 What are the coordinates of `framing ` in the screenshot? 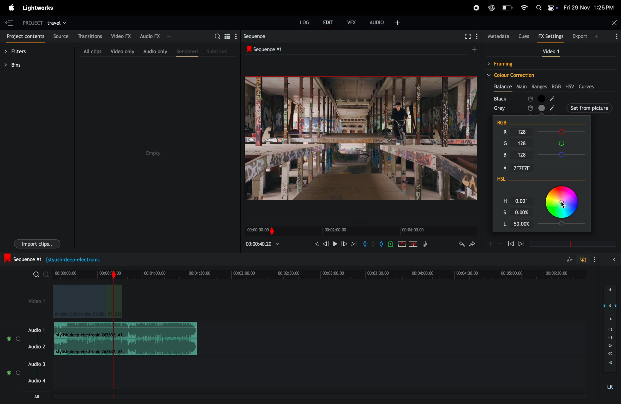 It's located at (526, 64).